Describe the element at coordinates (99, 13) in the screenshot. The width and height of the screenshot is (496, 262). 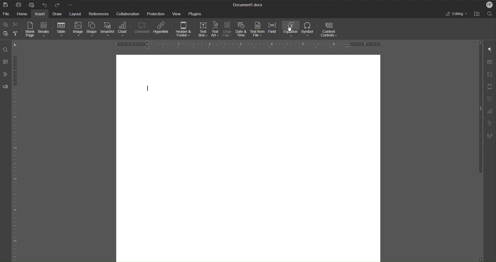
I see `References` at that location.